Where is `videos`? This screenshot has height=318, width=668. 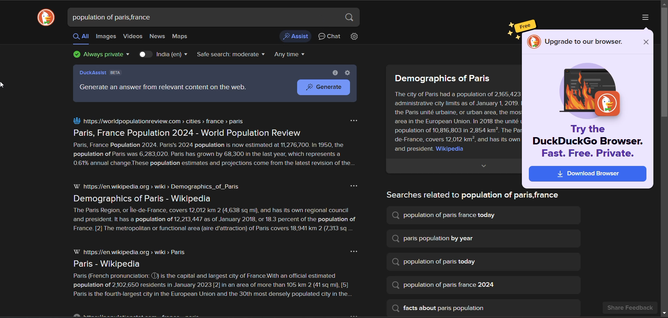
videos is located at coordinates (133, 36).